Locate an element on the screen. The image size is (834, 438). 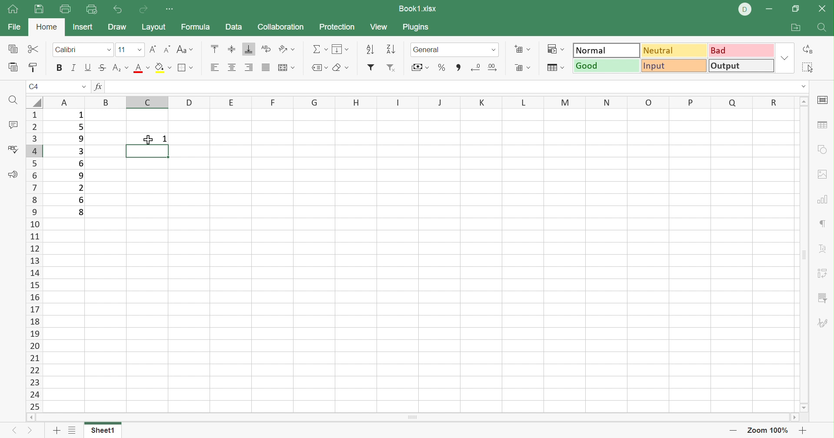
Find is located at coordinates (15, 101).